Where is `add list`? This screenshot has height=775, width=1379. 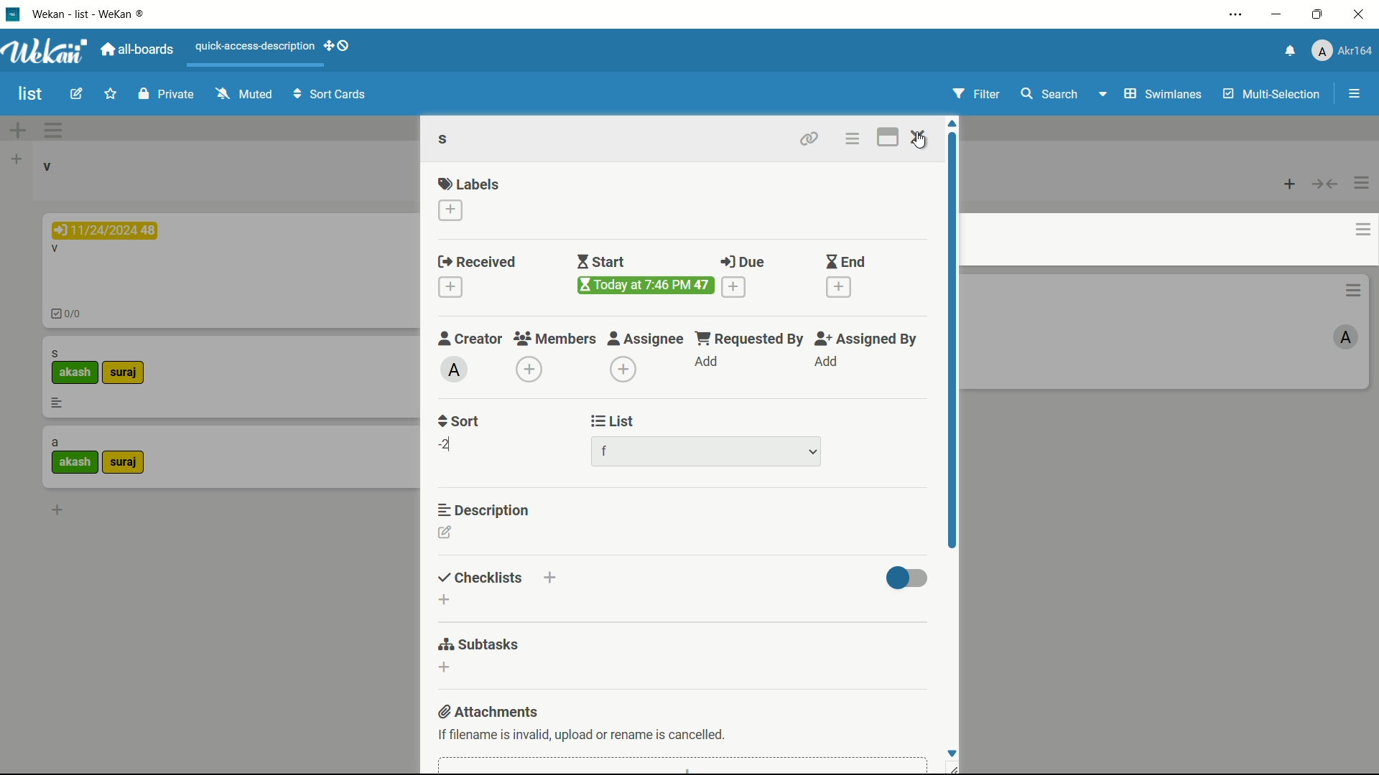
add list is located at coordinates (17, 160).